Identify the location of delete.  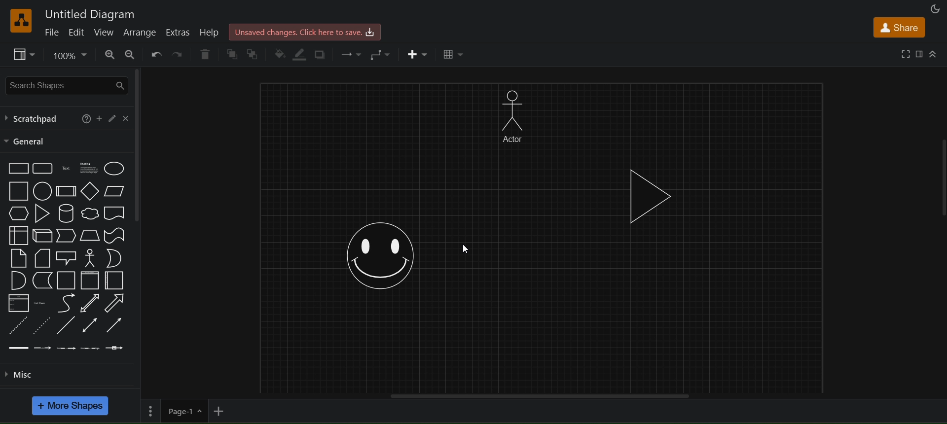
(205, 54).